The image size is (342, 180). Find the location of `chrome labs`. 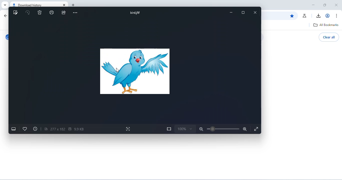

chrome labs is located at coordinates (305, 16).